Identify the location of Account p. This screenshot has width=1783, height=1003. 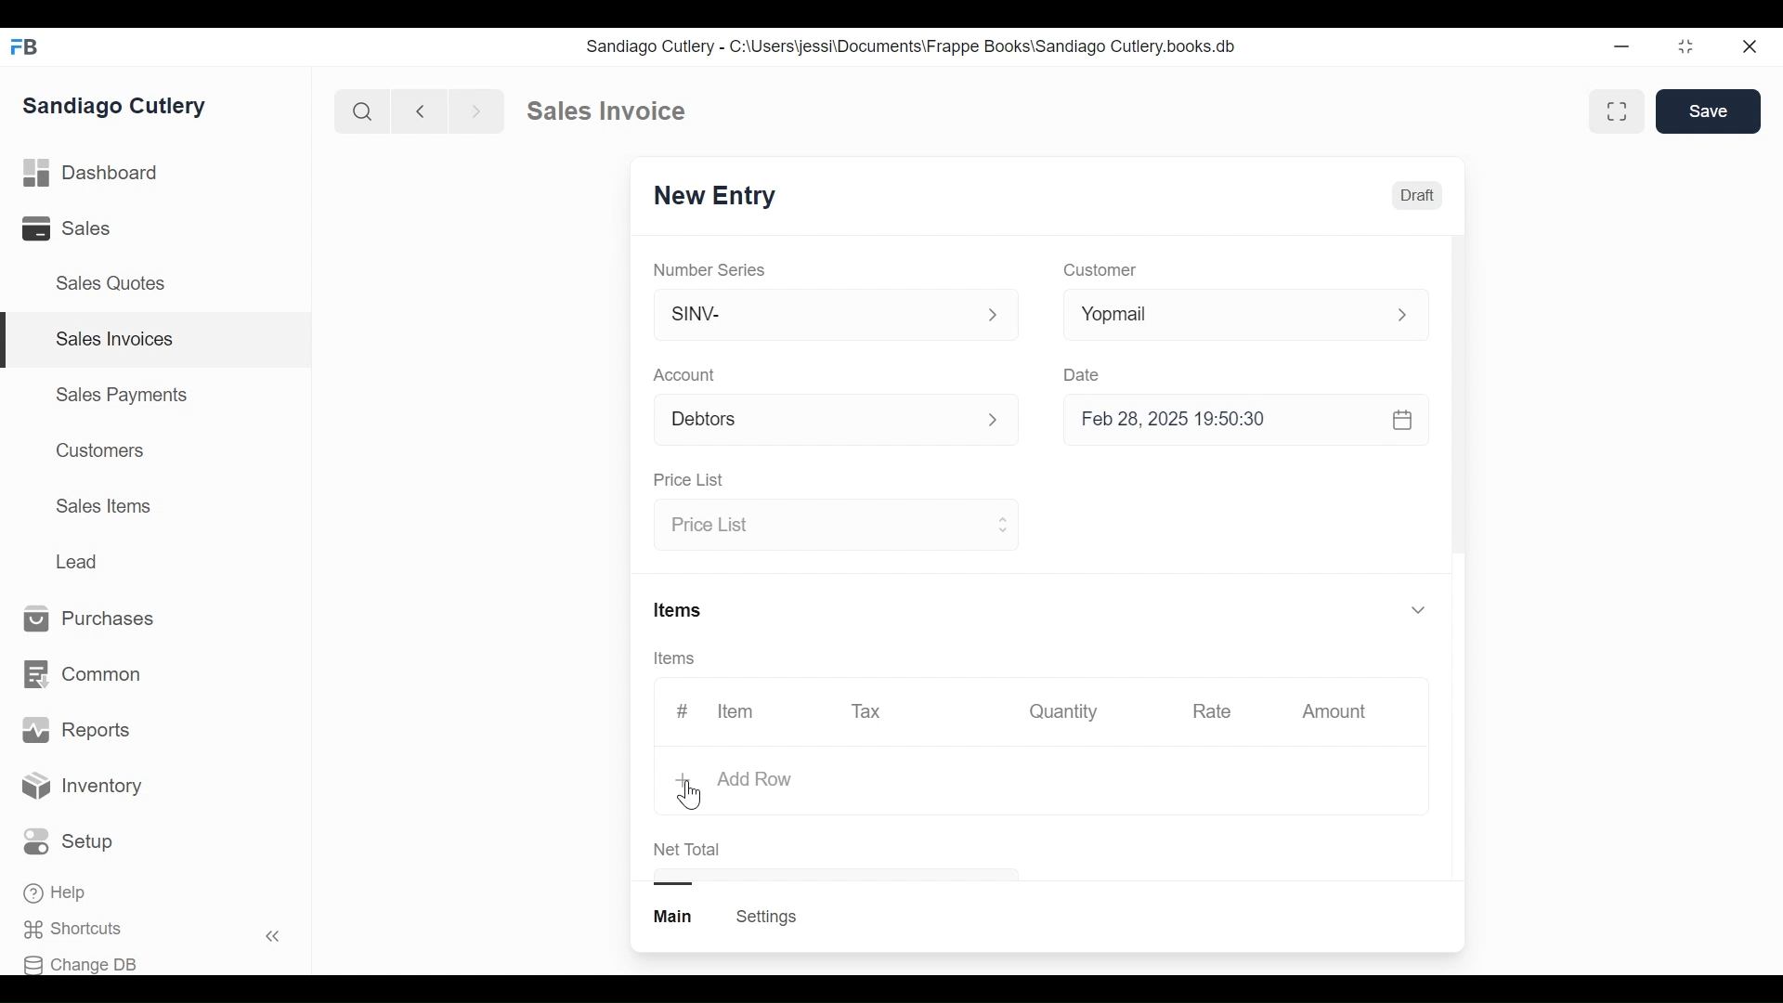
(838, 421).